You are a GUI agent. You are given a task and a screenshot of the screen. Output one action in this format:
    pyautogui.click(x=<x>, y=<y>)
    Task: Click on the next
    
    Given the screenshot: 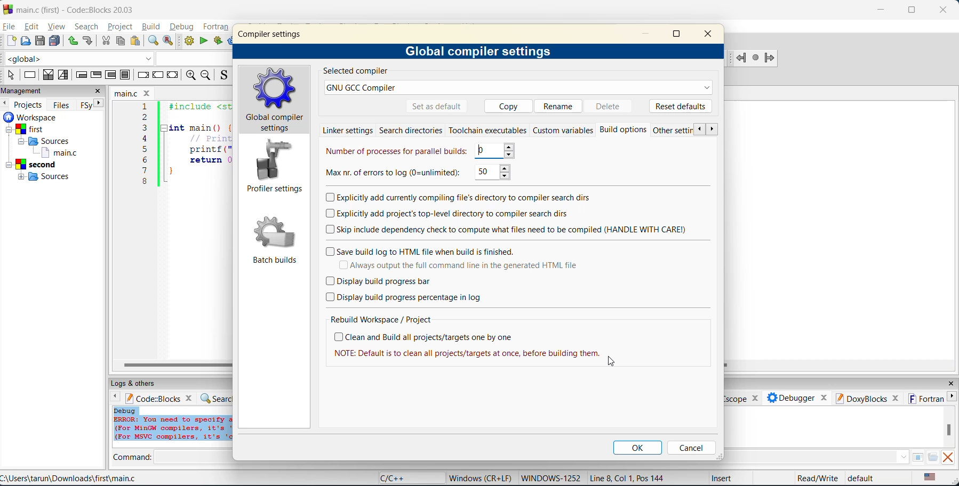 What is the action you would take?
    pyautogui.click(x=714, y=129)
    